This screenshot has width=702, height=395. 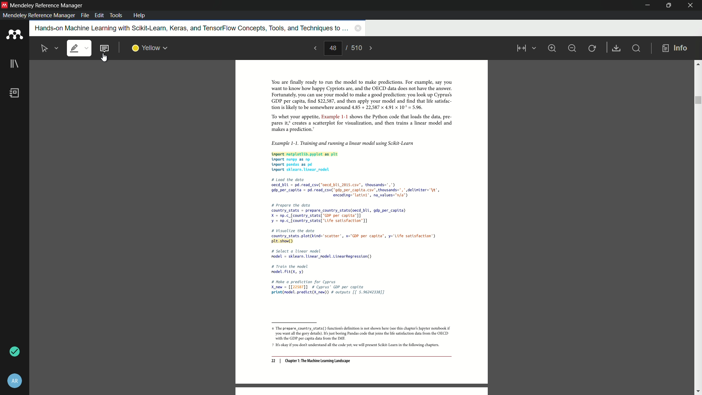 I want to click on find, so click(x=635, y=48).